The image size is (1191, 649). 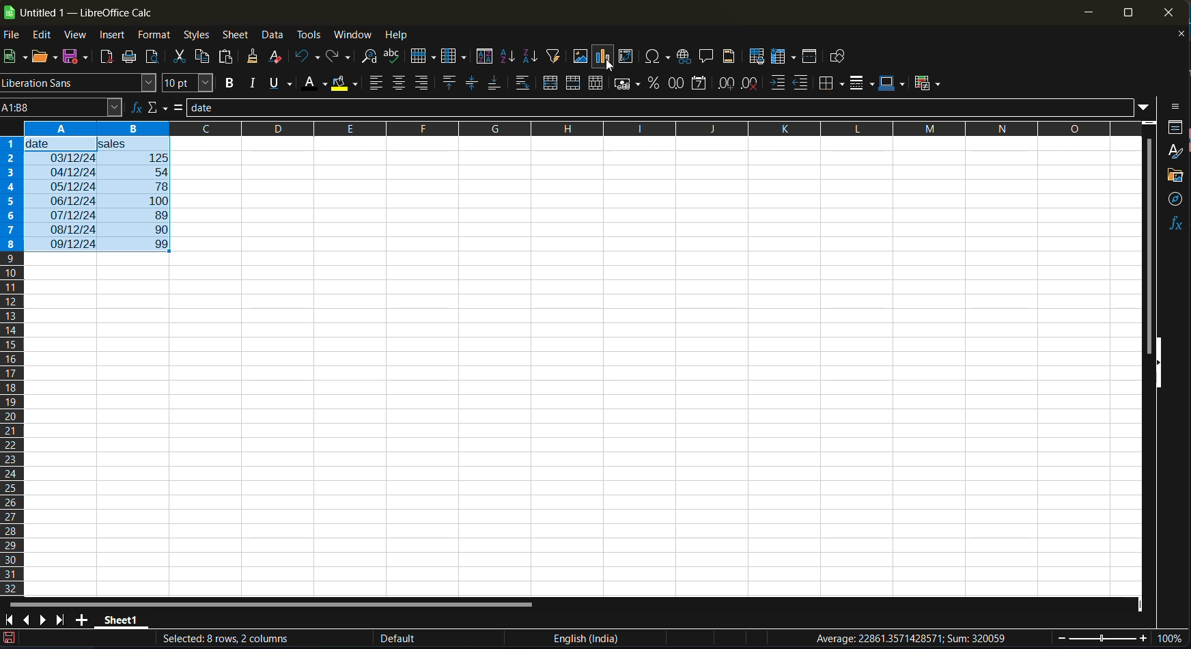 What do you see at coordinates (232, 83) in the screenshot?
I see `bold` at bounding box center [232, 83].